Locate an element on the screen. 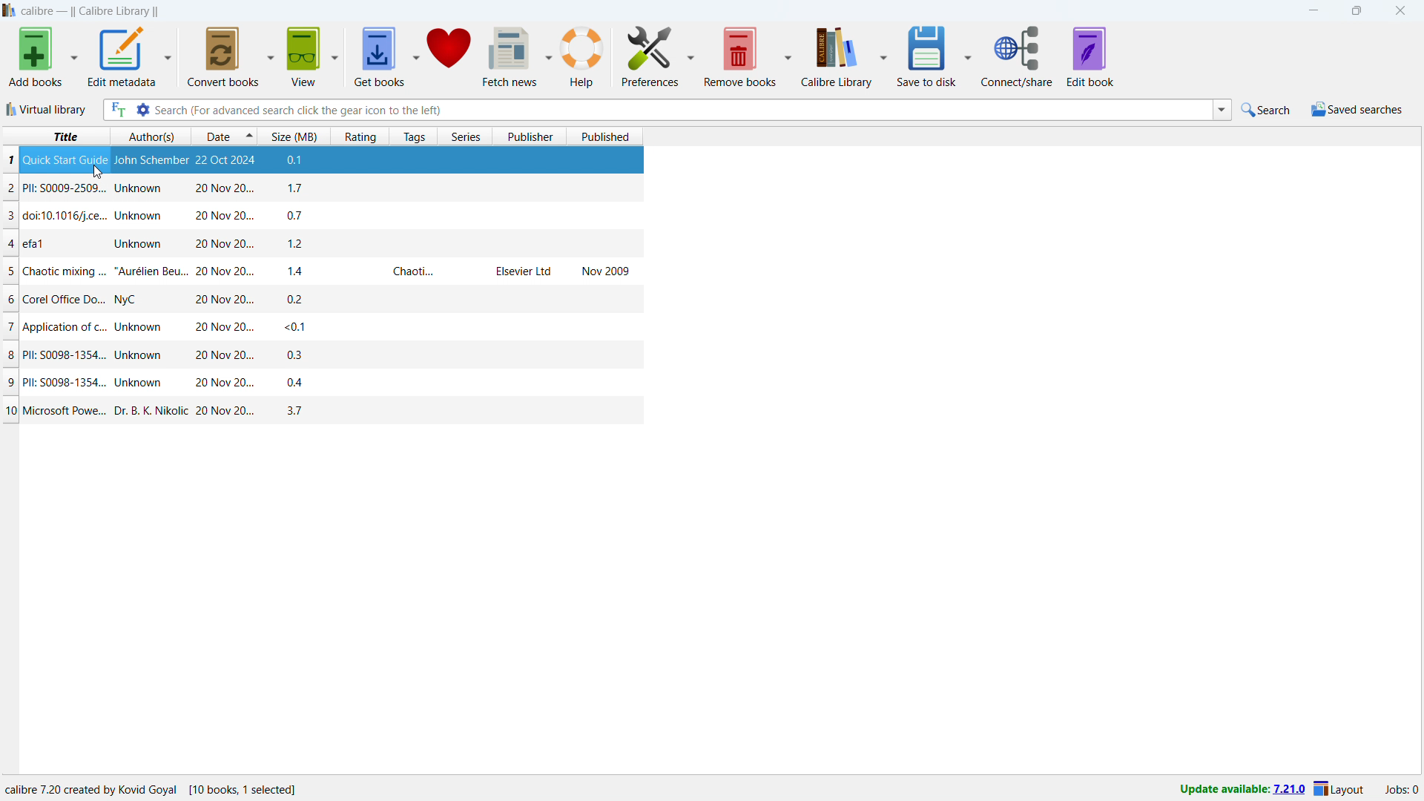 The height and width of the screenshot is (801, 1424). one book entry is located at coordinates (319, 271).